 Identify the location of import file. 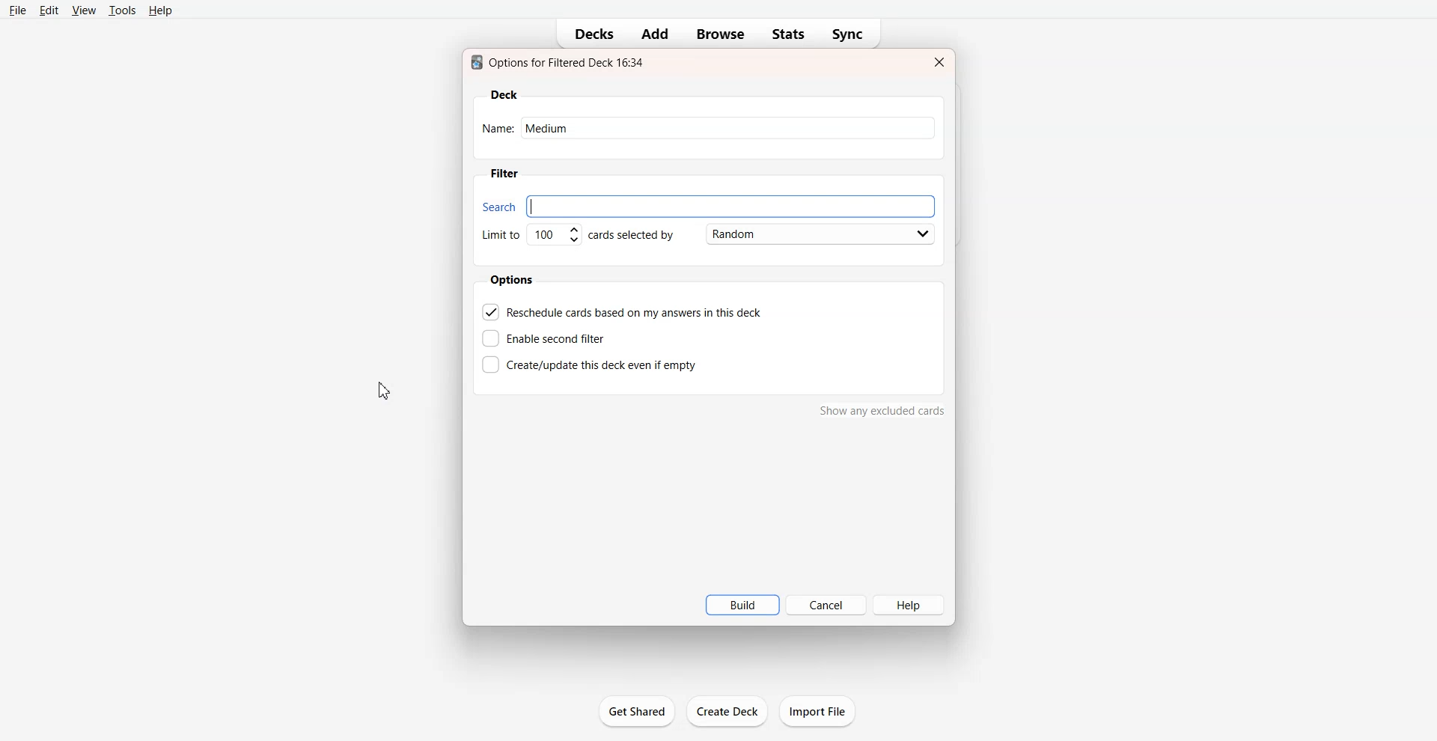
(823, 710).